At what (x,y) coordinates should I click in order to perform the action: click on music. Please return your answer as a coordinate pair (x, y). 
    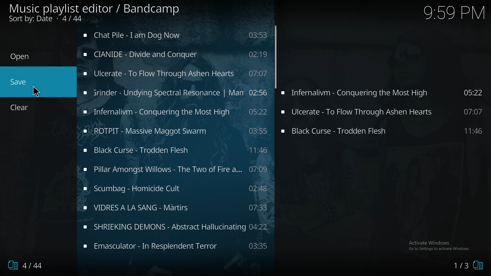
    Looking at the image, I should click on (175, 55).